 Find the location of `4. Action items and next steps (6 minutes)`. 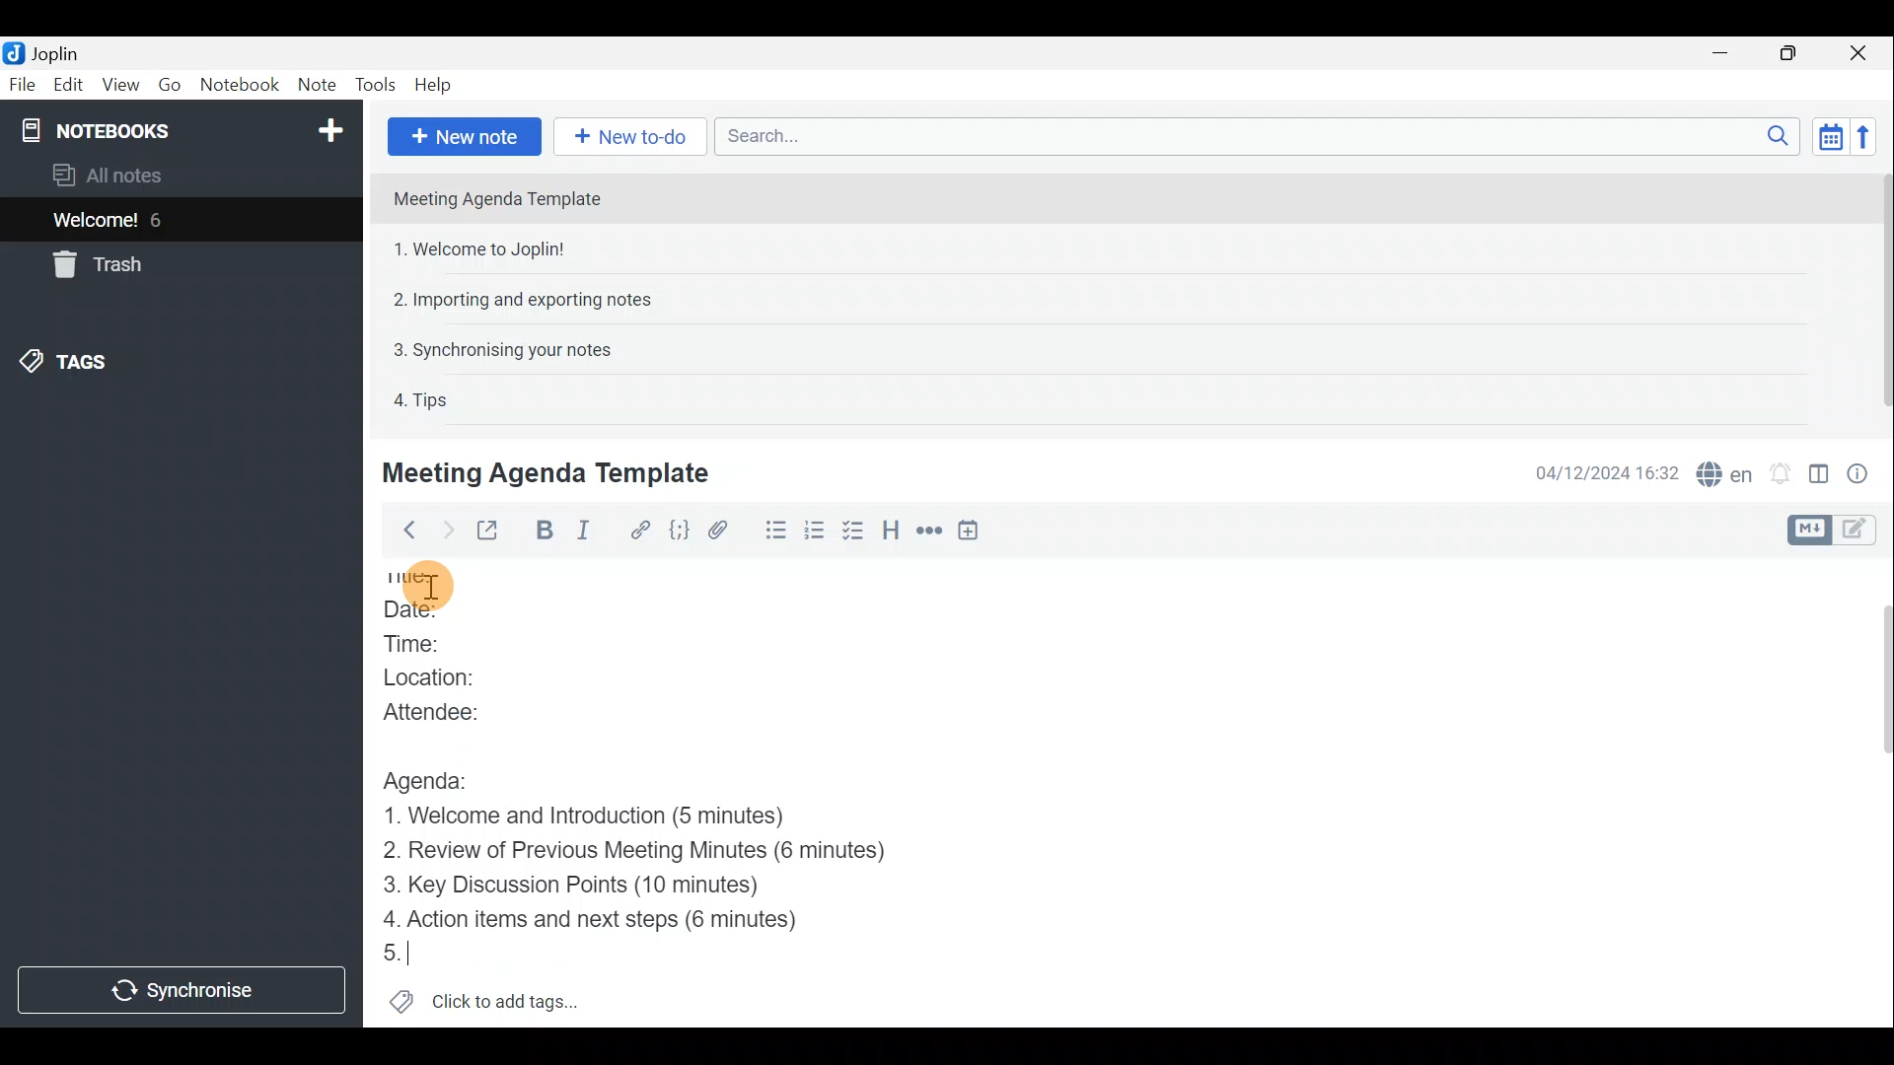

4. Action items and next steps (6 minutes) is located at coordinates (623, 921).